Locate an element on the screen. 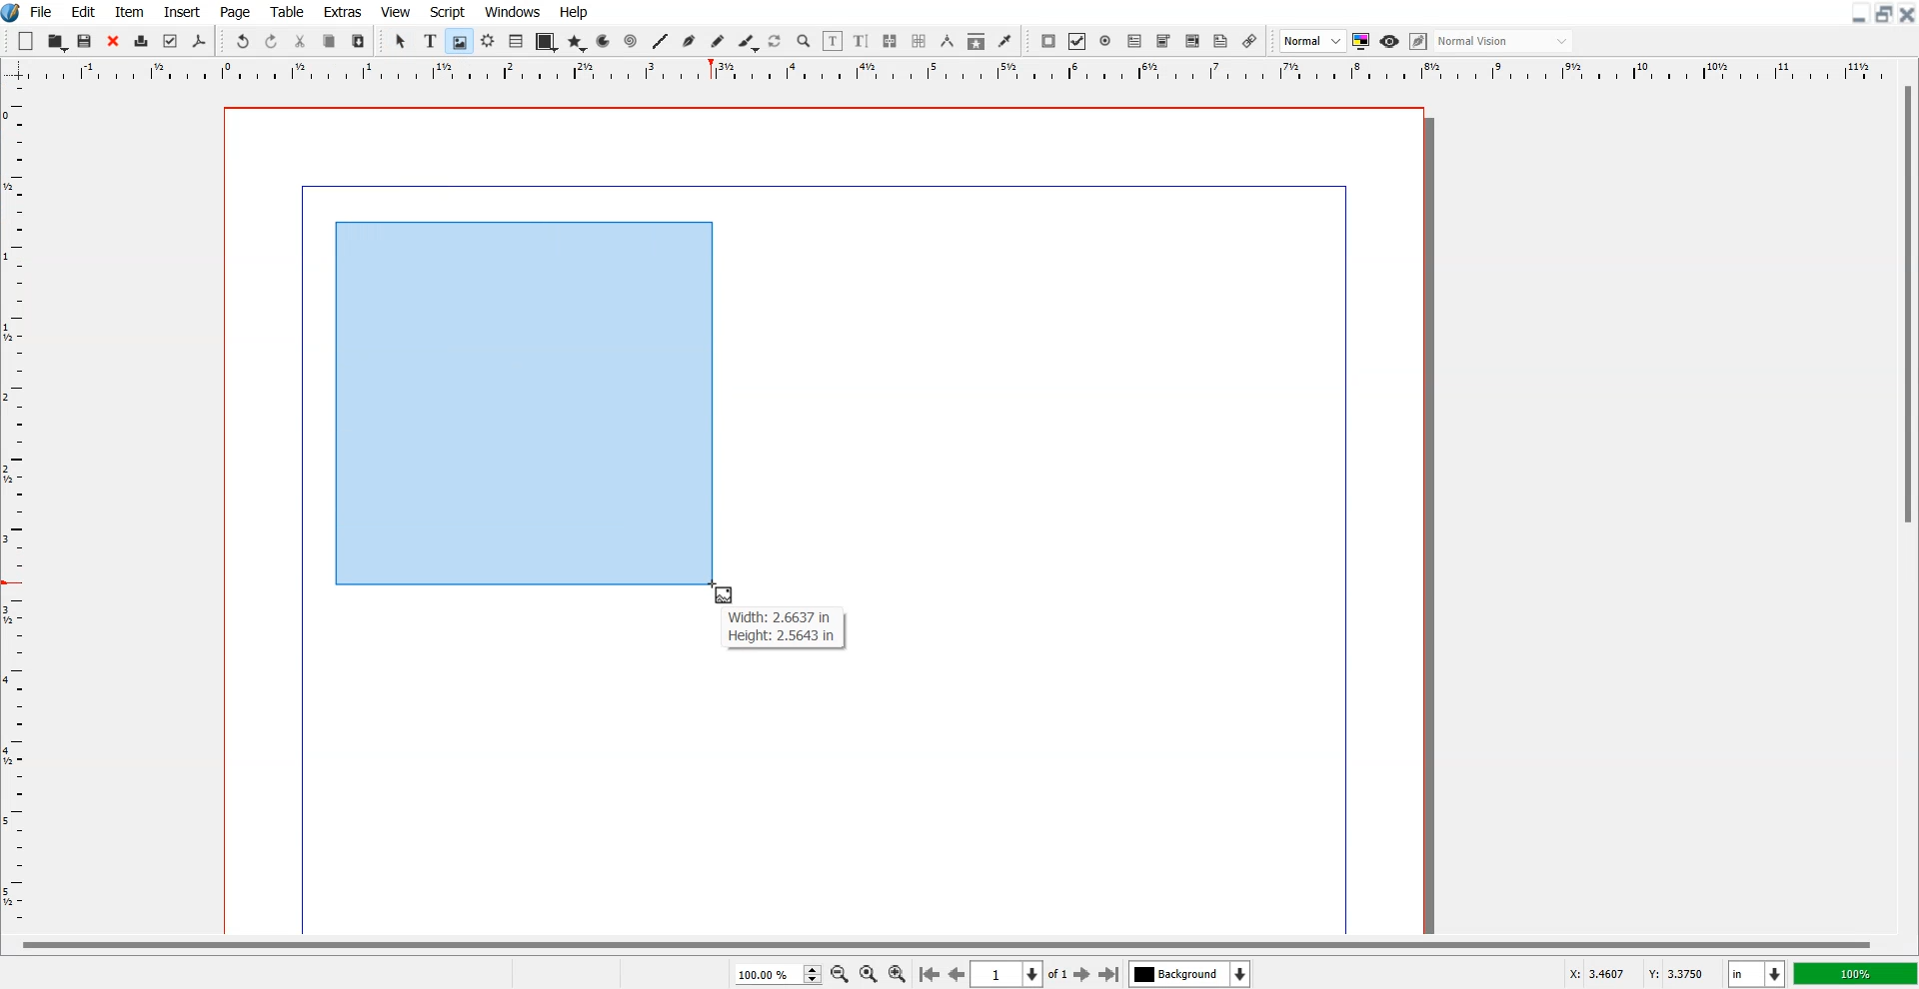 The image size is (1919, 989). Go to last Page is located at coordinates (1109, 974).